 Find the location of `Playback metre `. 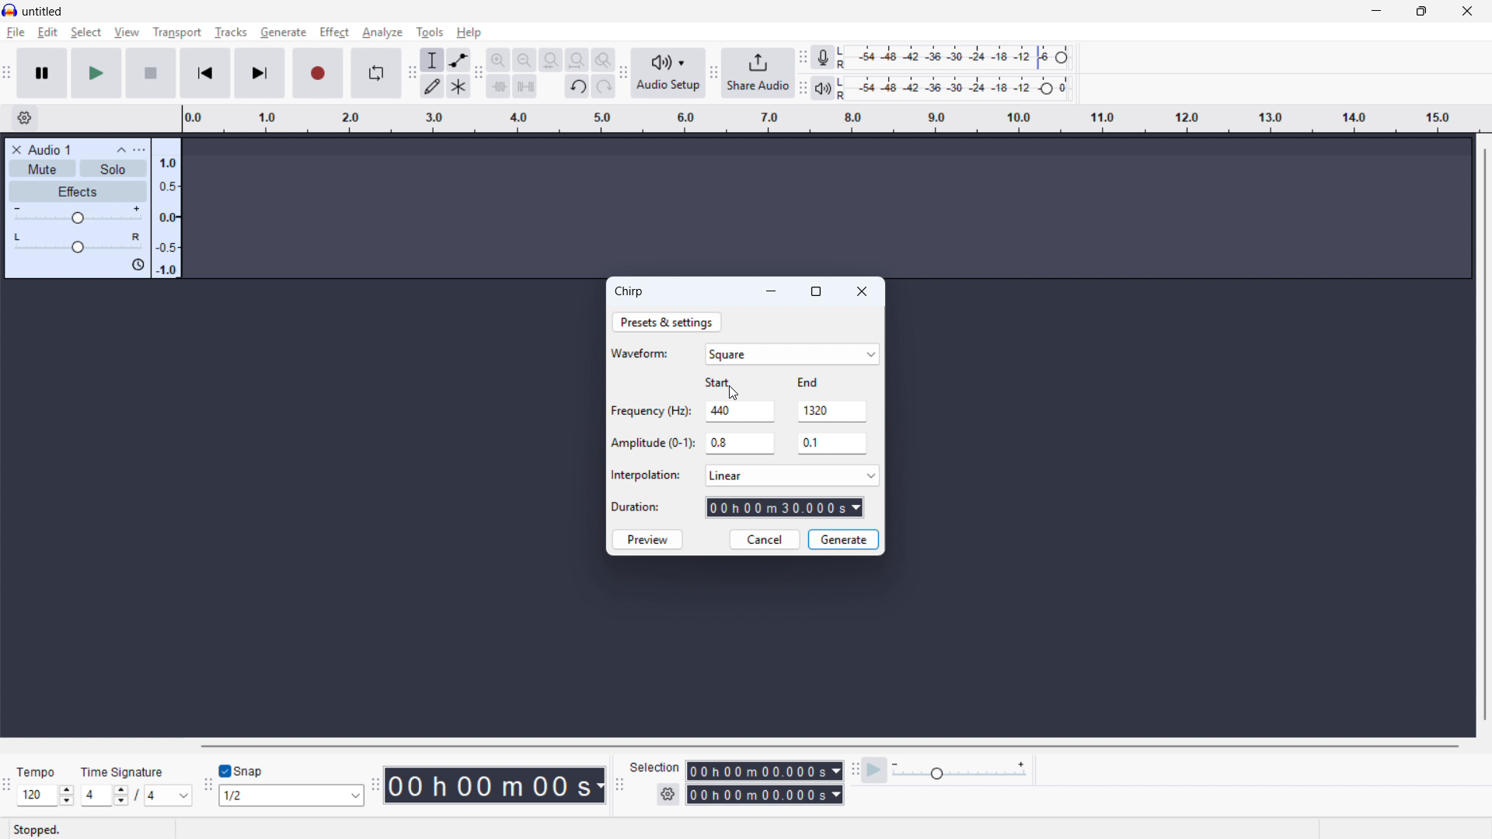

Playback metre  is located at coordinates (823, 88).